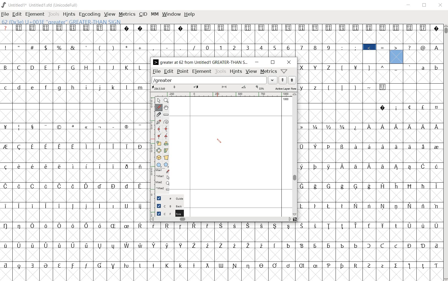 This screenshot has height=281, width=448. What do you see at coordinates (167, 128) in the screenshot?
I see `add a curve point always either horizontal or vertical` at bounding box center [167, 128].